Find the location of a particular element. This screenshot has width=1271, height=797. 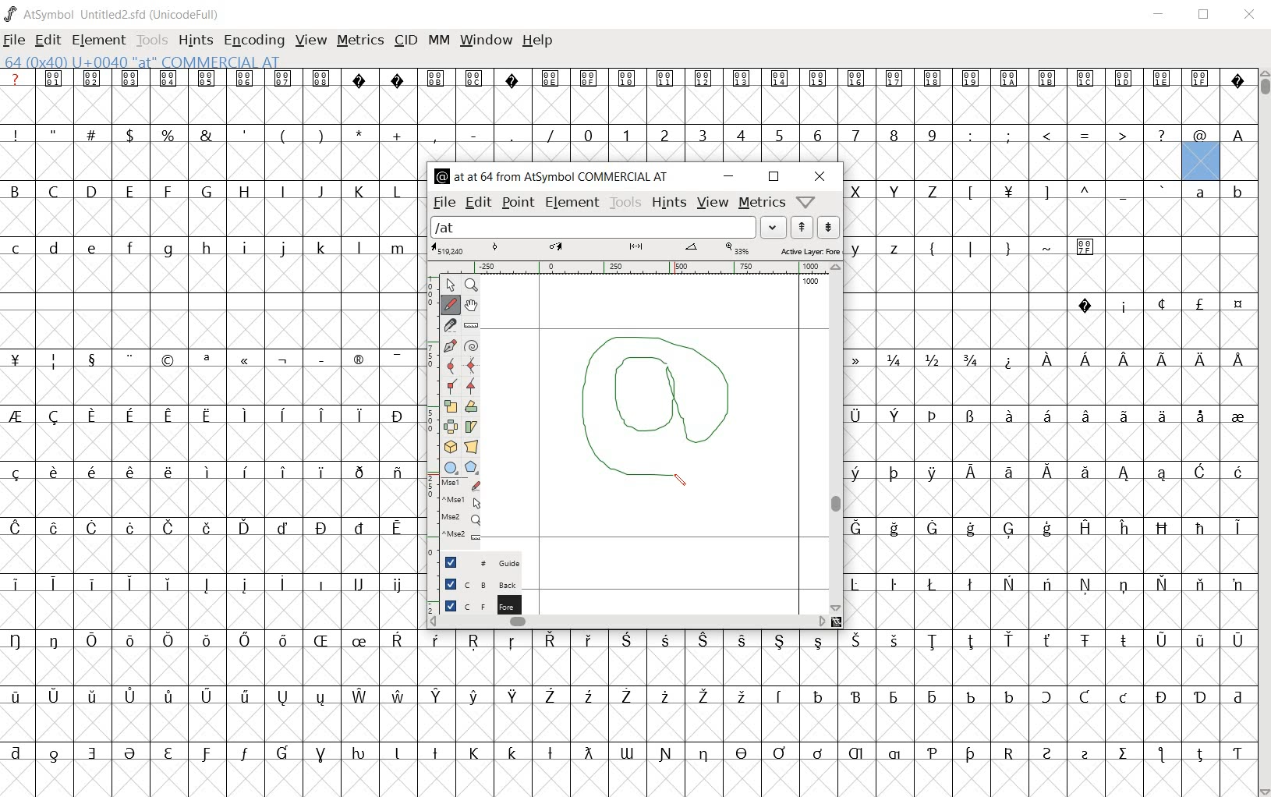

MM is located at coordinates (439, 40).